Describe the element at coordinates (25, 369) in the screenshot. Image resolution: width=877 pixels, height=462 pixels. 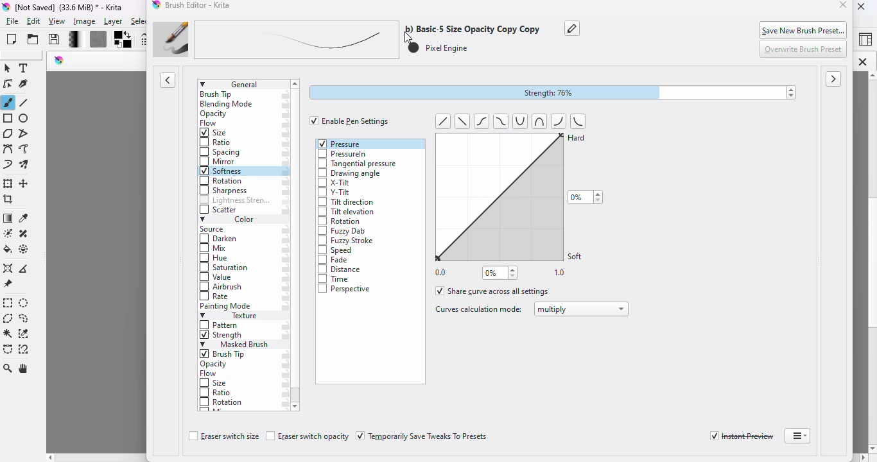
I see `pan tool` at that location.